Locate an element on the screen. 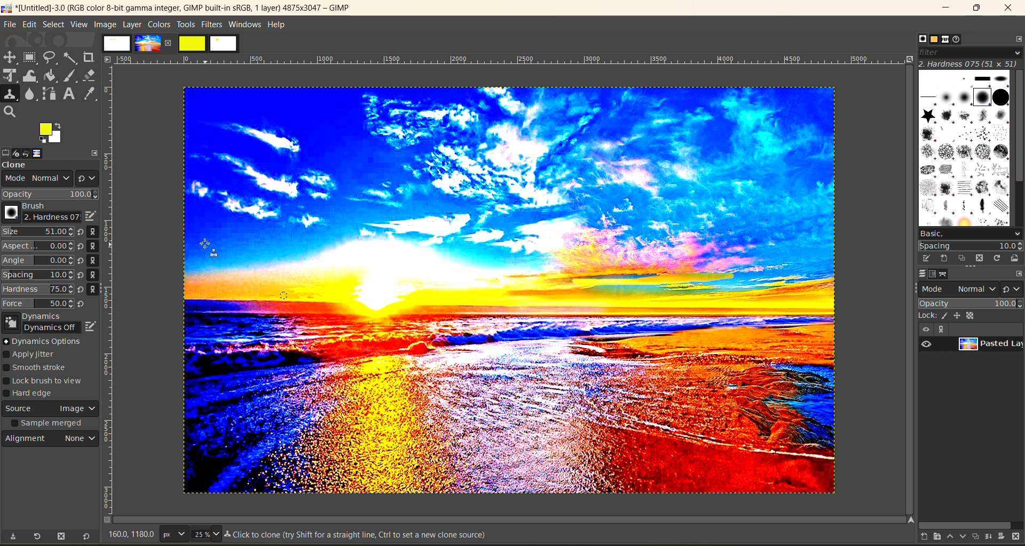 This screenshot has width=1025, height=546. paint bucket  is located at coordinates (53, 76).